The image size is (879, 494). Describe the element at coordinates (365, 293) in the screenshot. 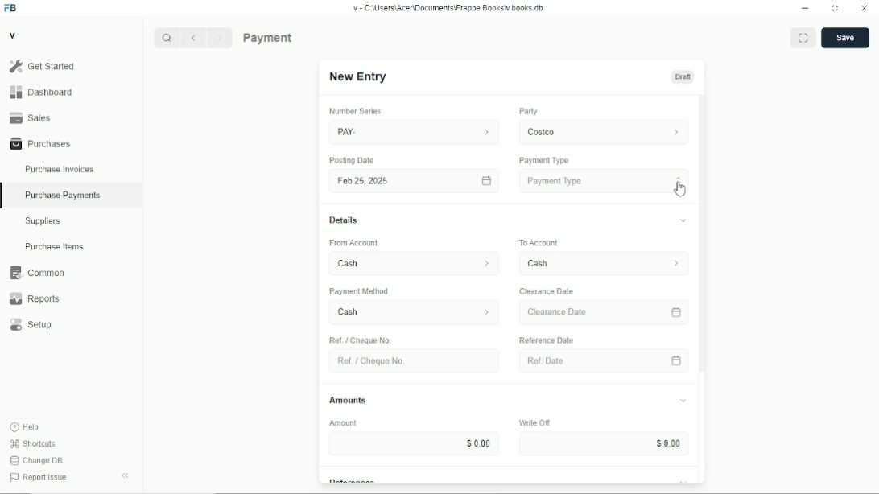

I see `‘Payment Method` at that location.